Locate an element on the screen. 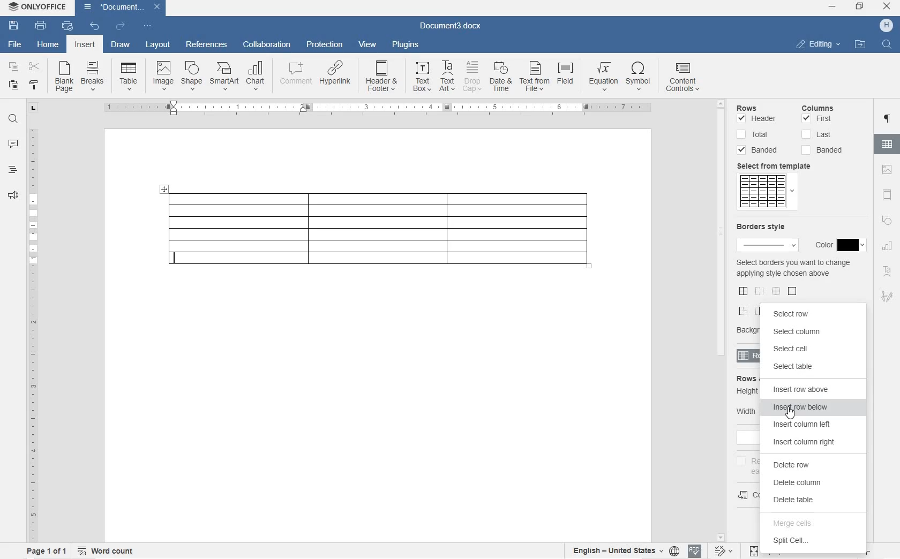 The height and width of the screenshot is (559, 900). MINIMIZE is located at coordinates (832, 6).